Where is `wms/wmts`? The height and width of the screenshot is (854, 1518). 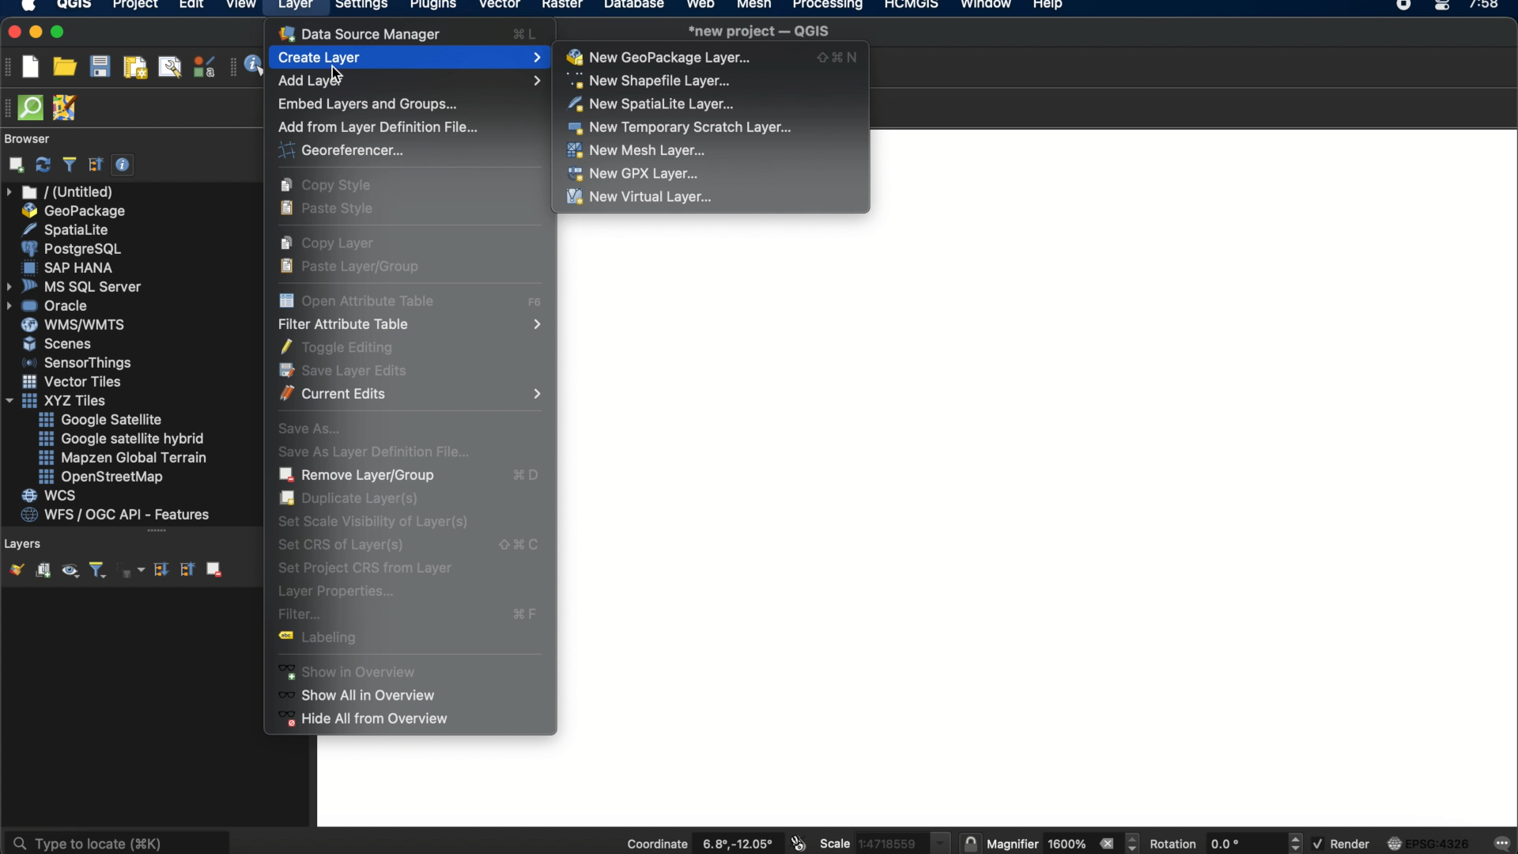
wms/wmts is located at coordinates (73, 326).